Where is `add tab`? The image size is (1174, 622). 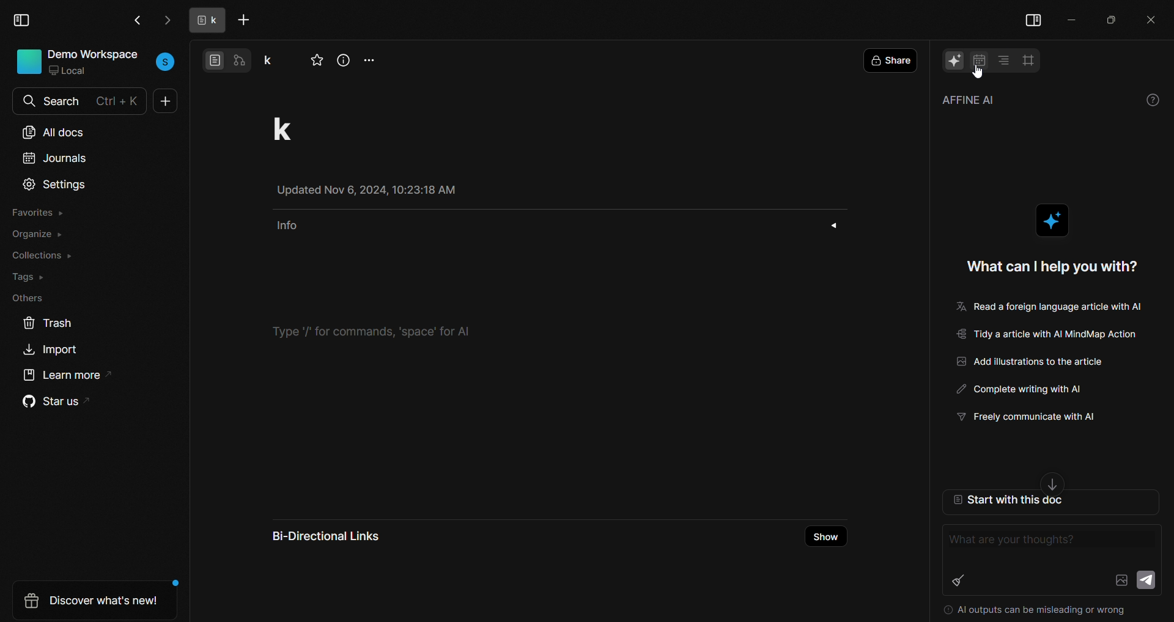 add tab is located at coordinates (246, 20).